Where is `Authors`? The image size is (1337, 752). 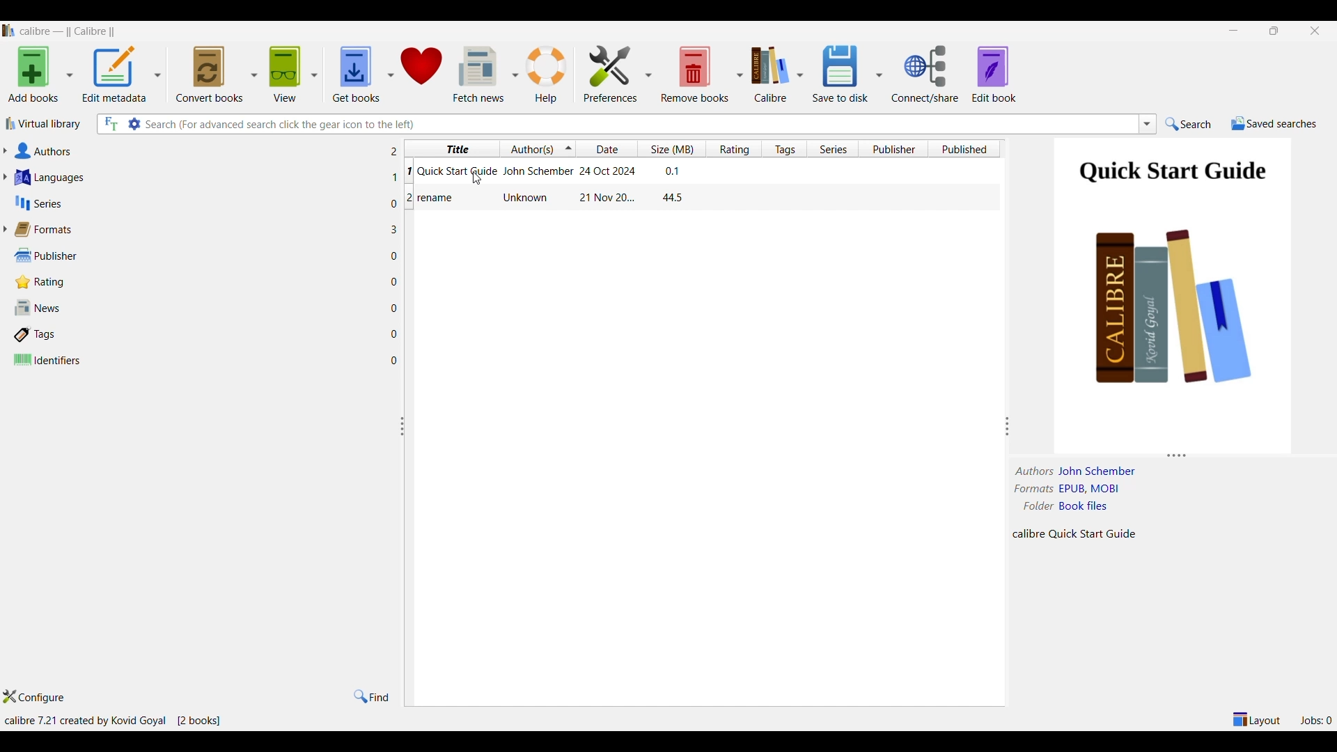 Authors is located at coordinates (196, 150).